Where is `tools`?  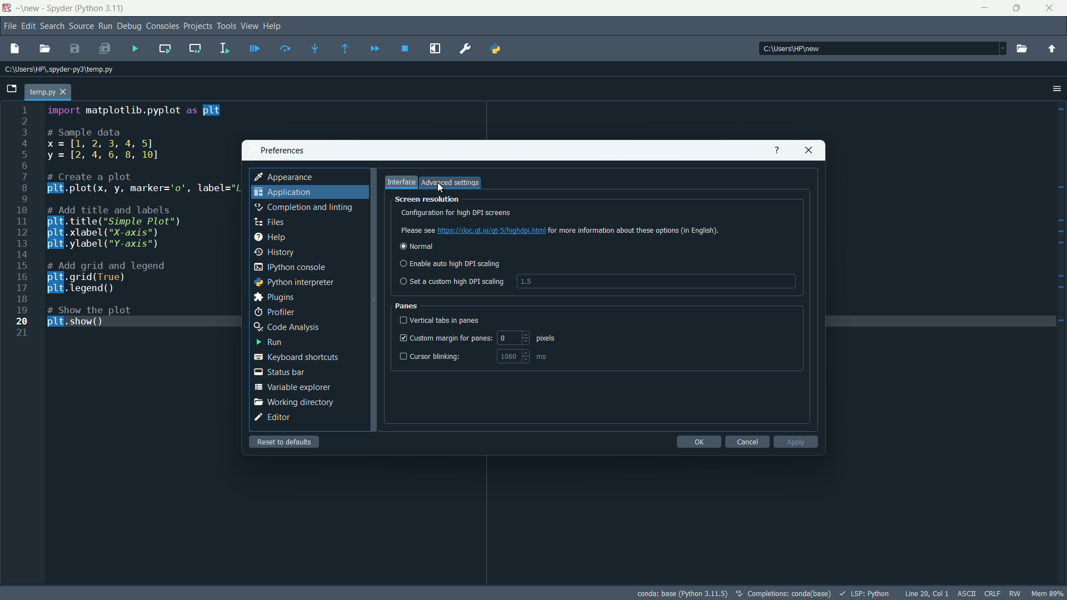
tools is located at coordinates (227, 27).